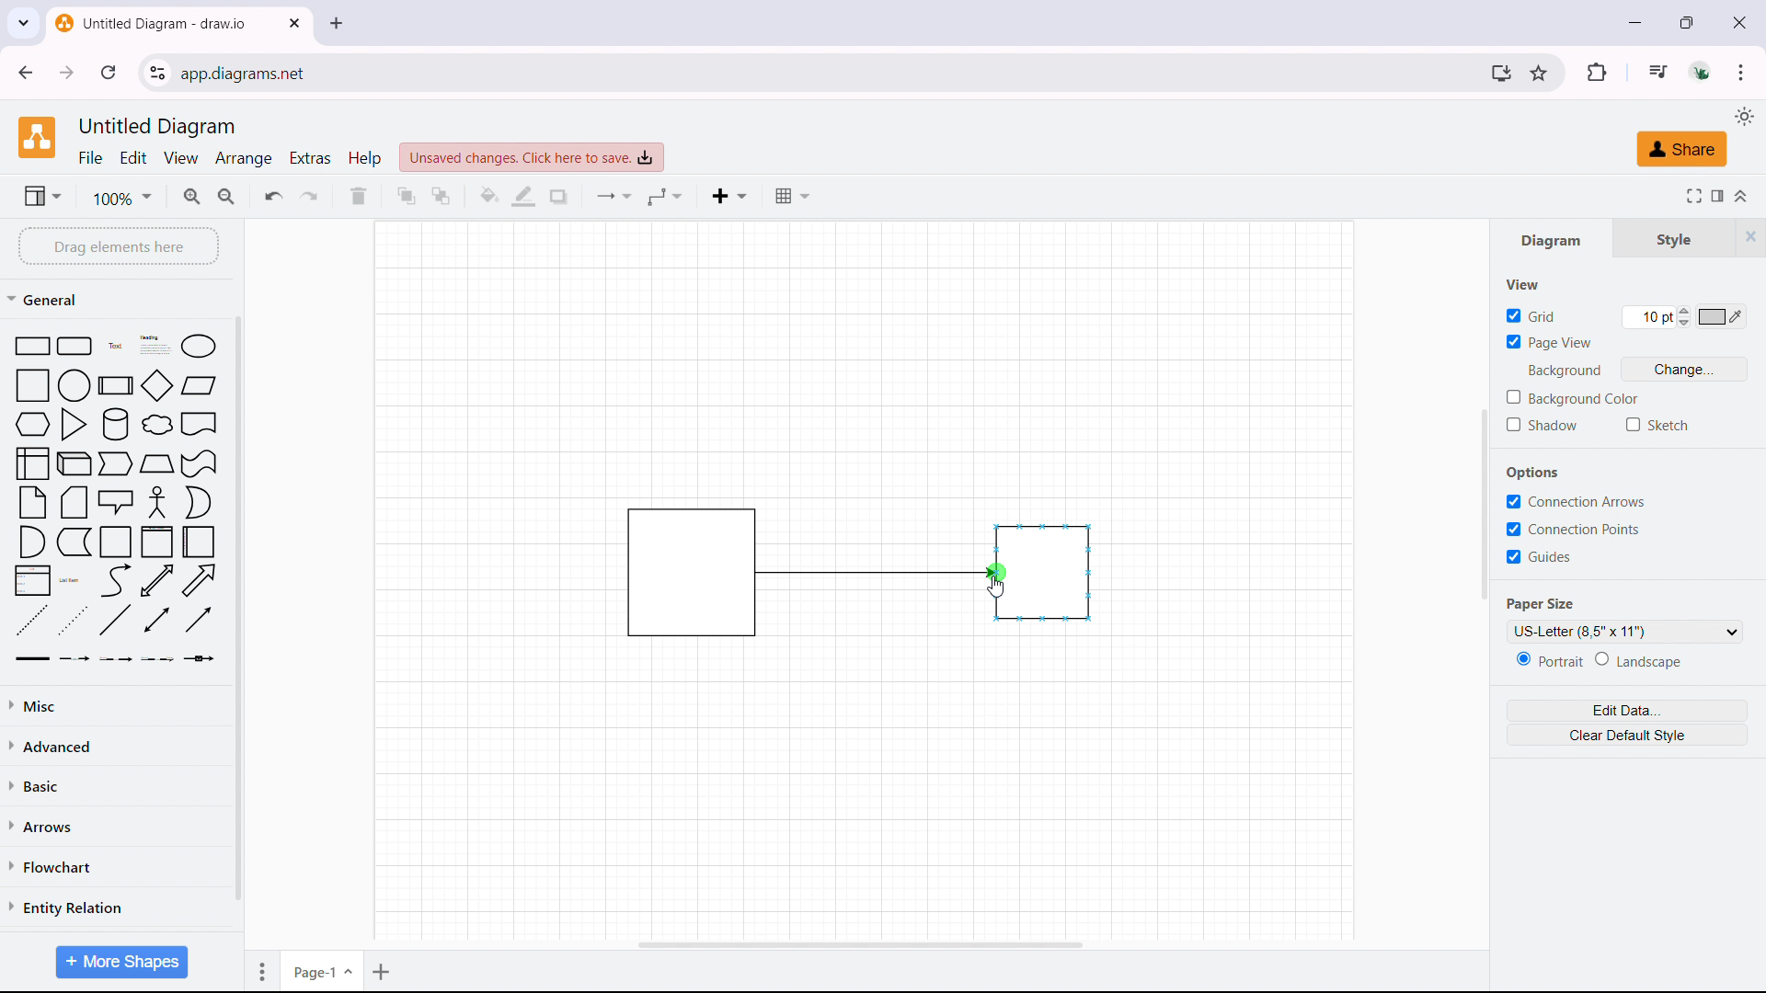  I want to click on hide, so click(1749, 235).